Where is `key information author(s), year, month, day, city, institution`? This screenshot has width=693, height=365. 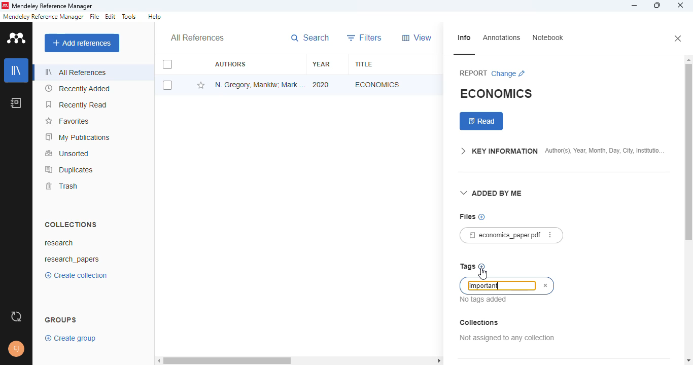
key information author(s), year, month, day, city, institution is located at coordinates (562, 152).